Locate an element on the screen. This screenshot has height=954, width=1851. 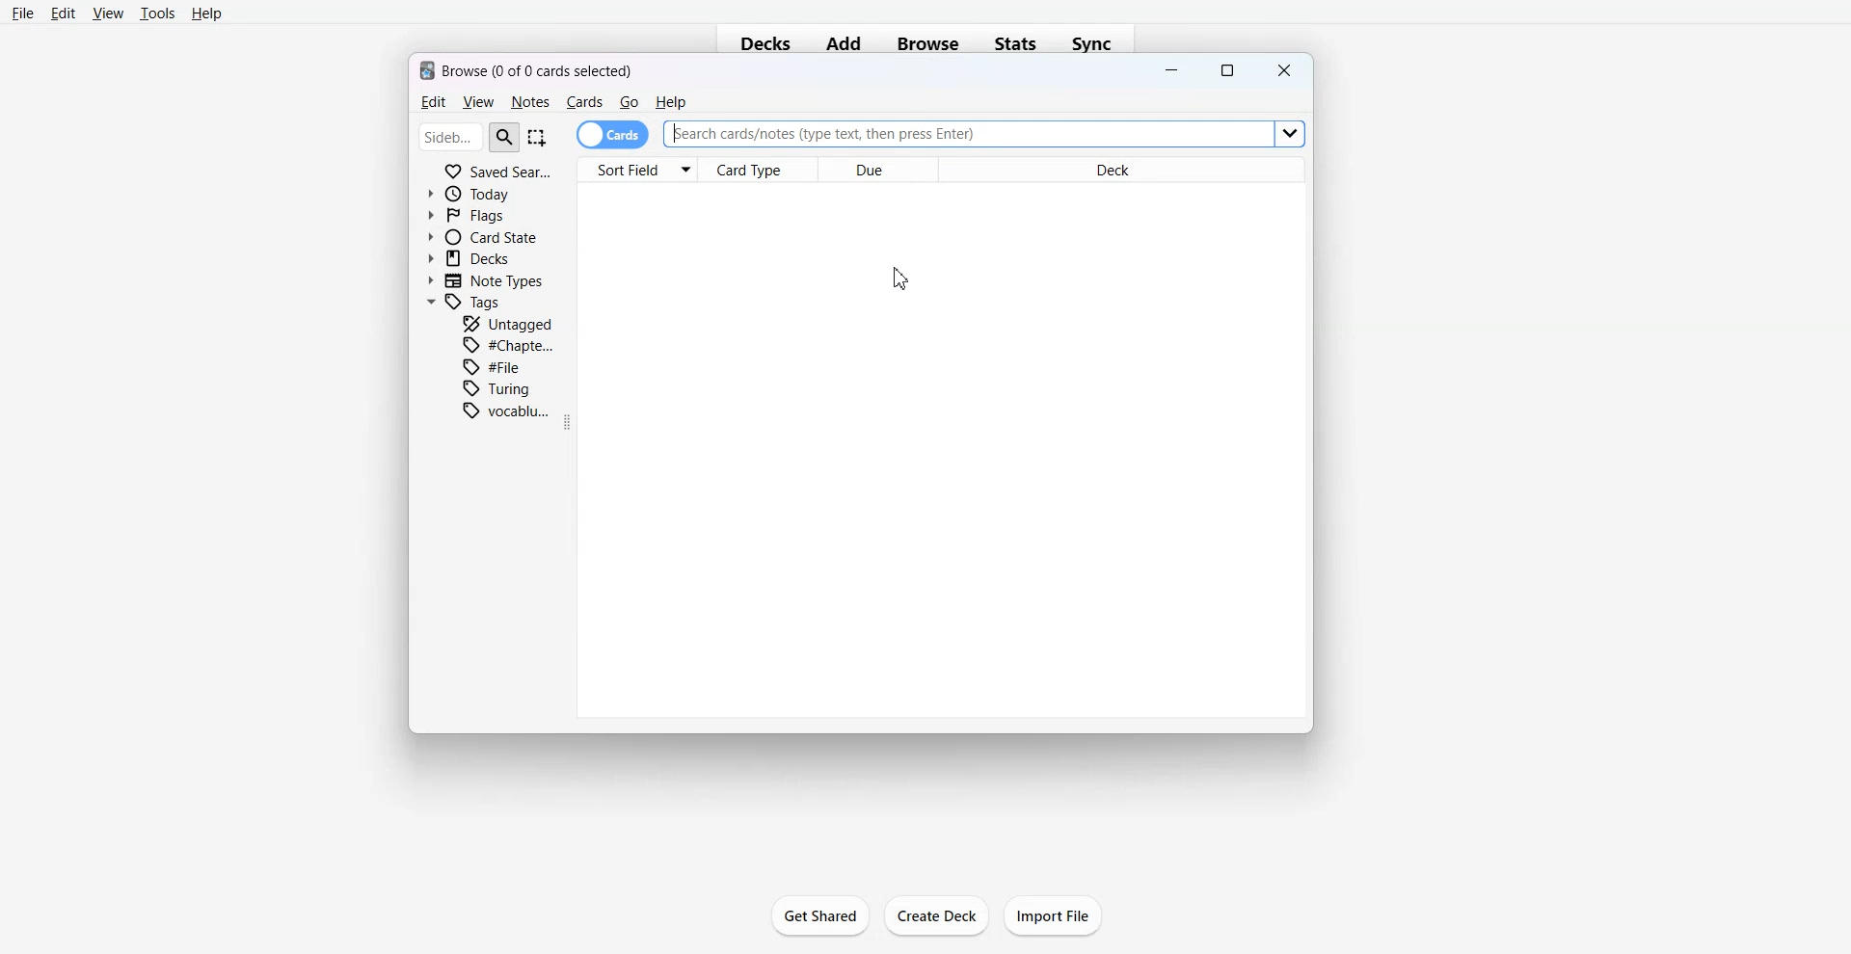
Deck is located at coordinates (1121, 169).